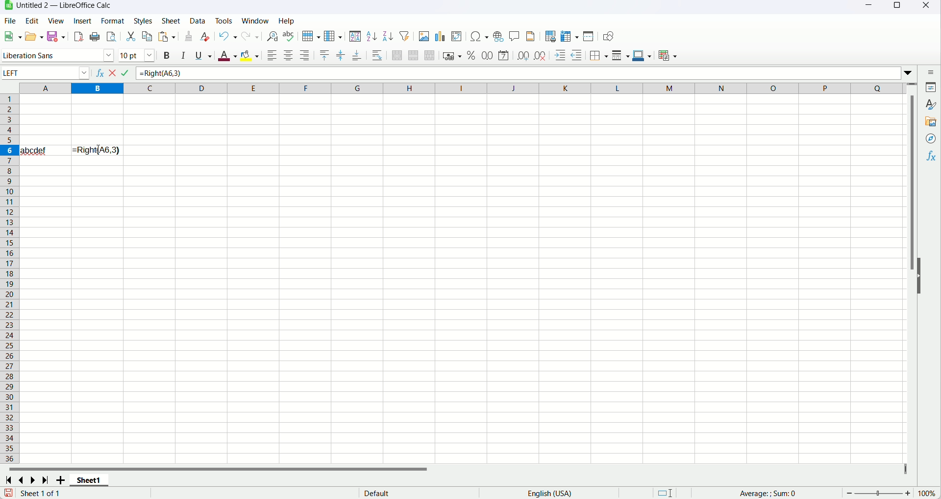 This screenshot has height=499, width=941. I want to click on sort descending, so click(389, 36).